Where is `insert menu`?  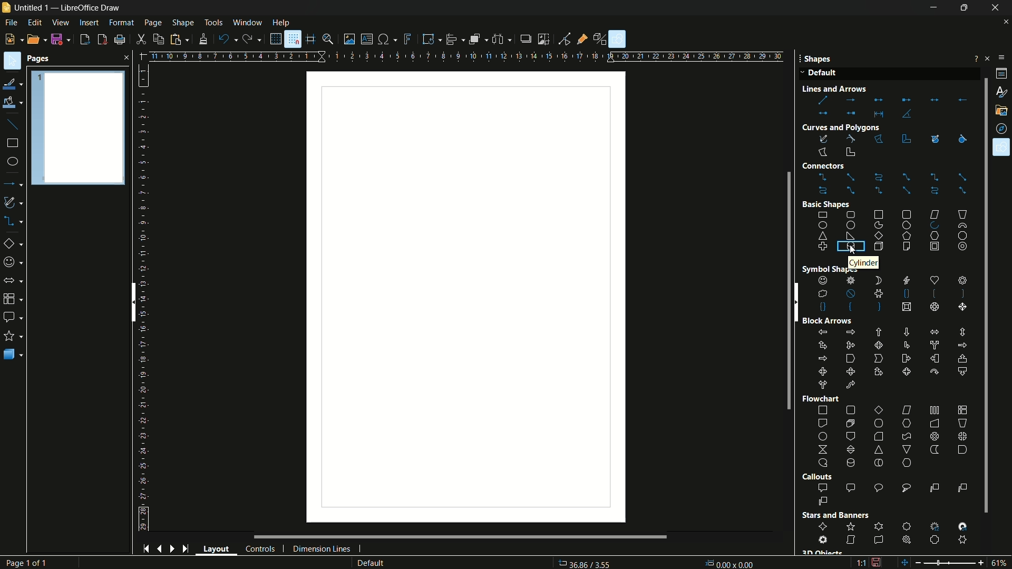 insert menu is located at coordinates (89, 22).